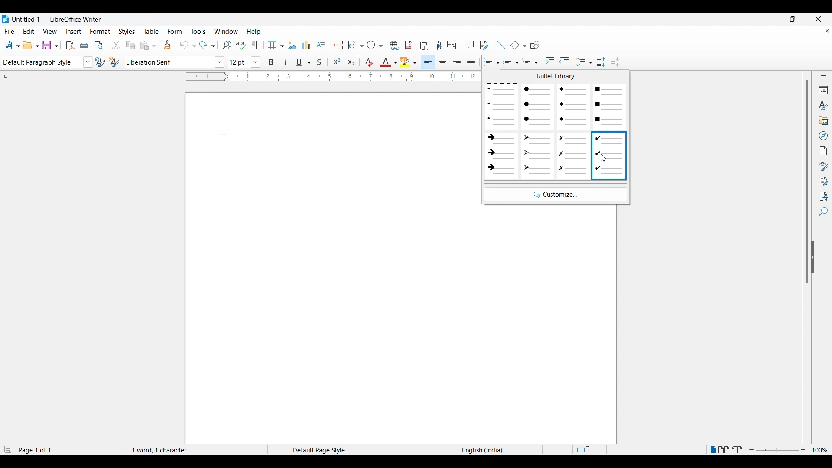  Describe the element at coordinates (7, 449) in the screenshot. I see `Click to save modifications in document` at that location.